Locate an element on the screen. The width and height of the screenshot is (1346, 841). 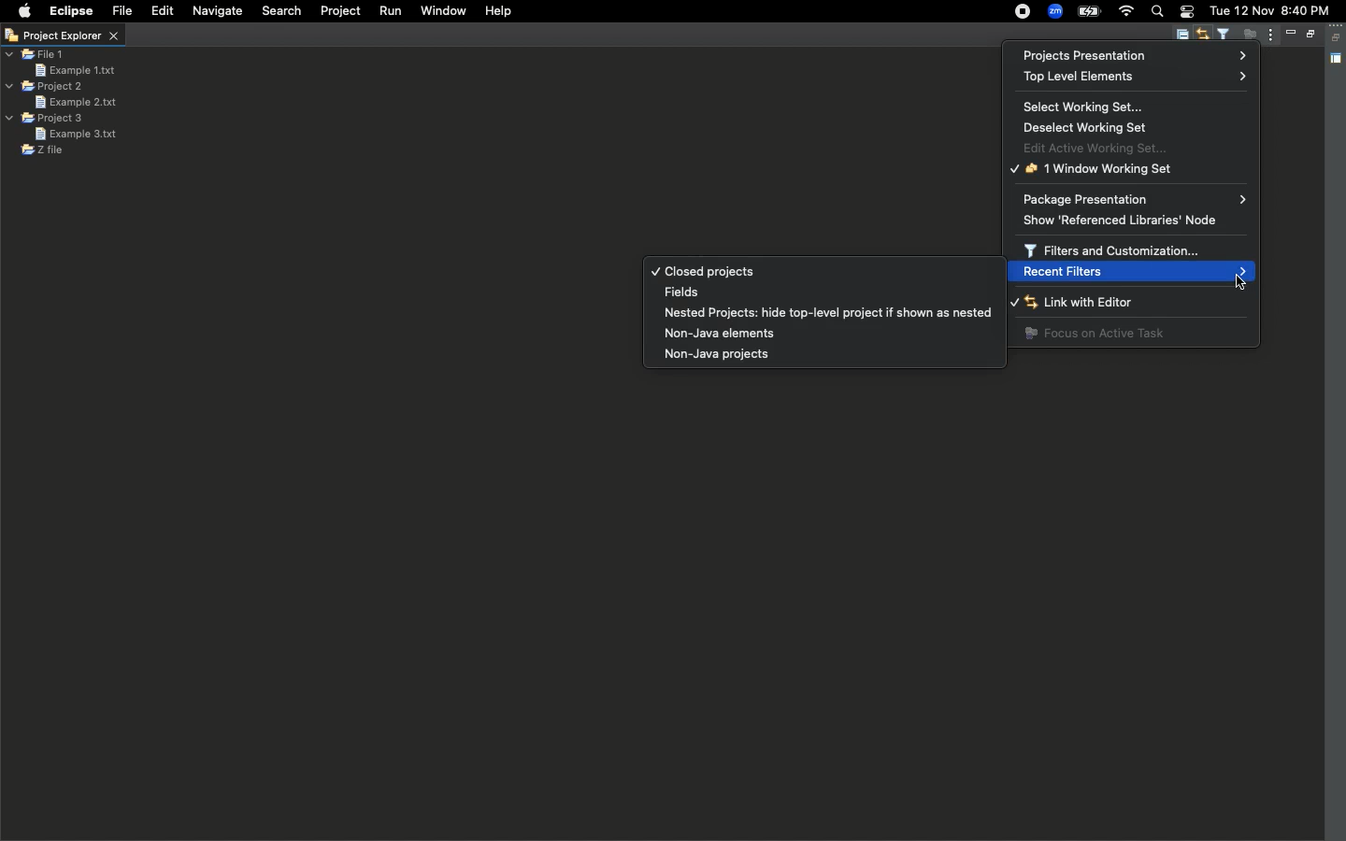
Non-java elements is located at coordinates (723, 334).